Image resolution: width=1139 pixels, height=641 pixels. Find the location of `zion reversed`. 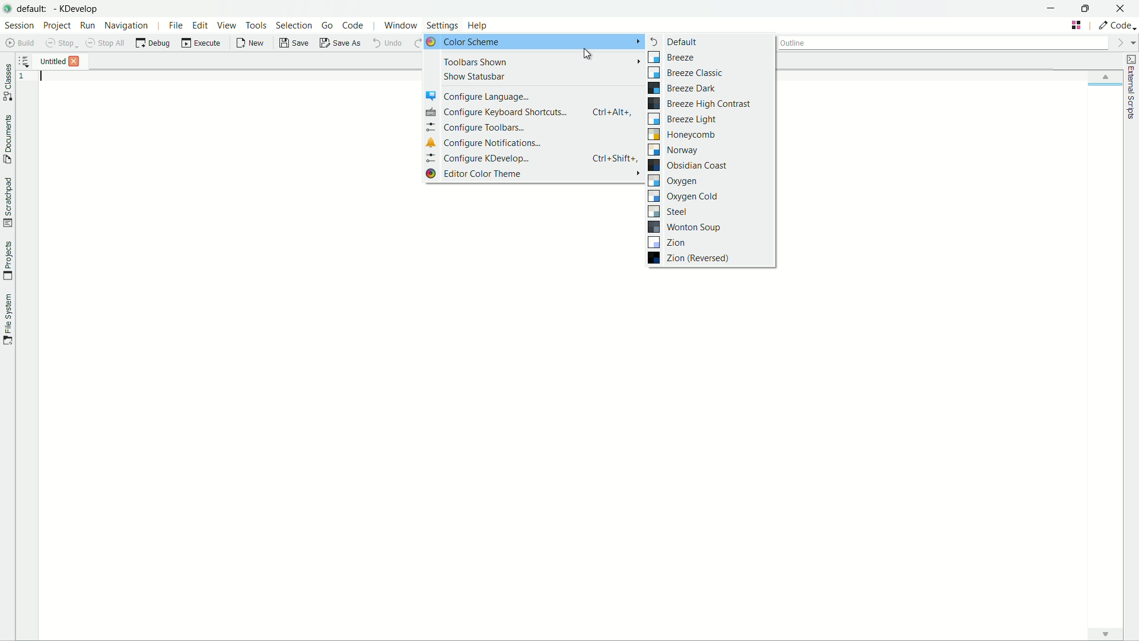

zion reversed is located at coordinates (691, 258).